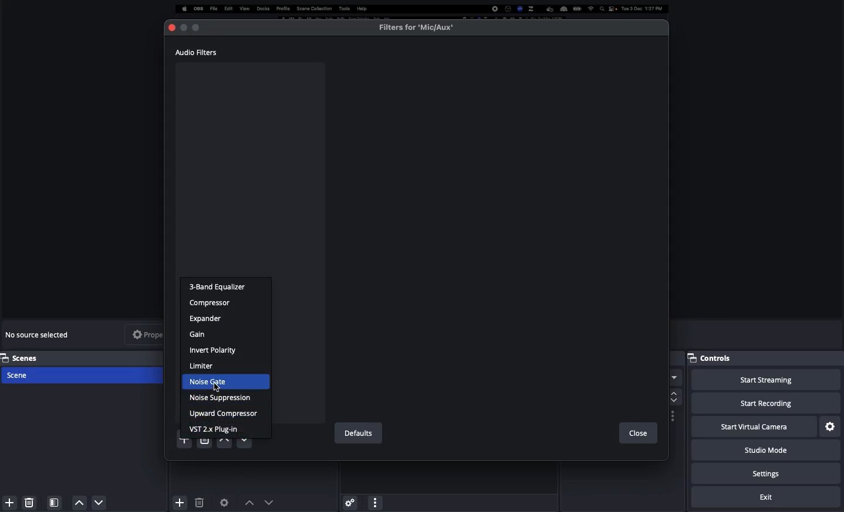 The width and height of the screenshot is (844, 512). I want to click on Audio filter, so click(197, 52).